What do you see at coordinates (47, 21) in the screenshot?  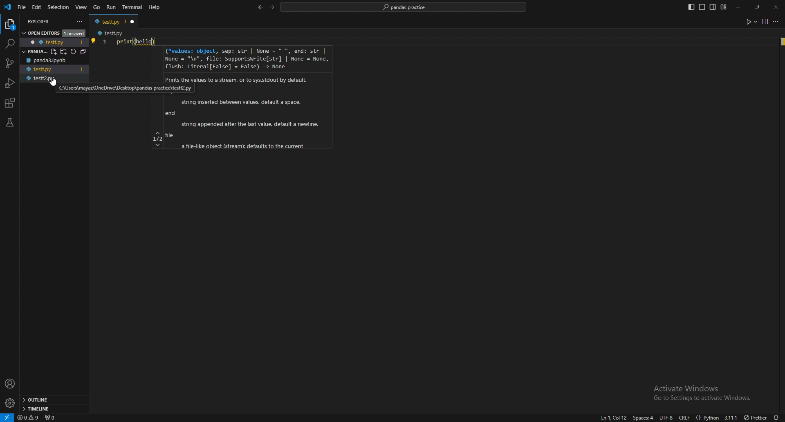 I see `explorer` at bounding box center [47, 21].